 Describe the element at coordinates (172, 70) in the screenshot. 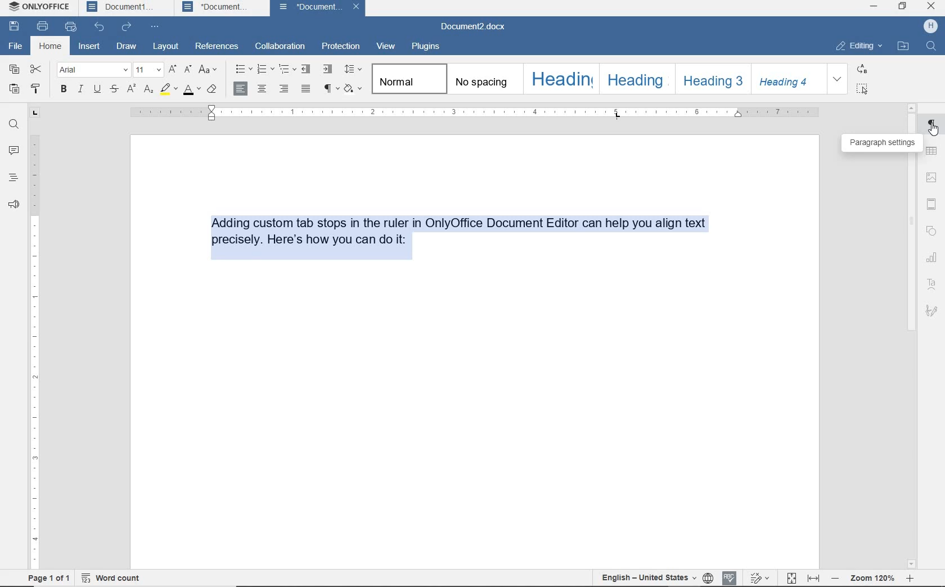

I see `increment font size` at that location.